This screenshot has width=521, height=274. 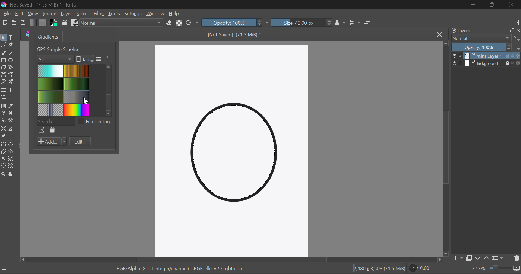 What do you see at coordinates (4, 136) in the screenshot?
I see `Reference Images` at bounding box center [4, 136].